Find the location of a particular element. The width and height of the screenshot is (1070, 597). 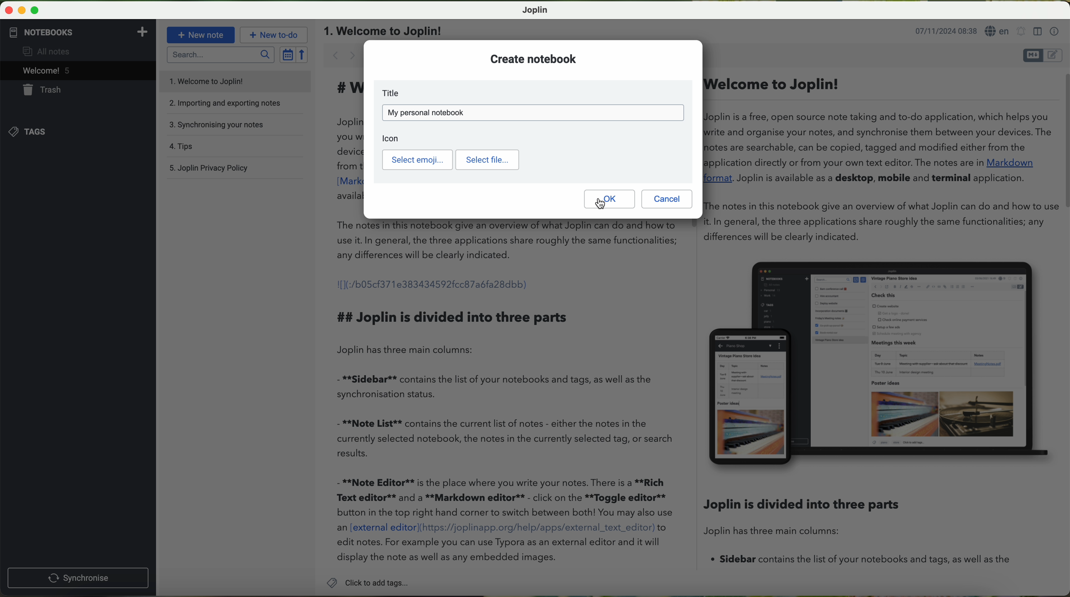

add notebooks is located at coordinates (141, 31).